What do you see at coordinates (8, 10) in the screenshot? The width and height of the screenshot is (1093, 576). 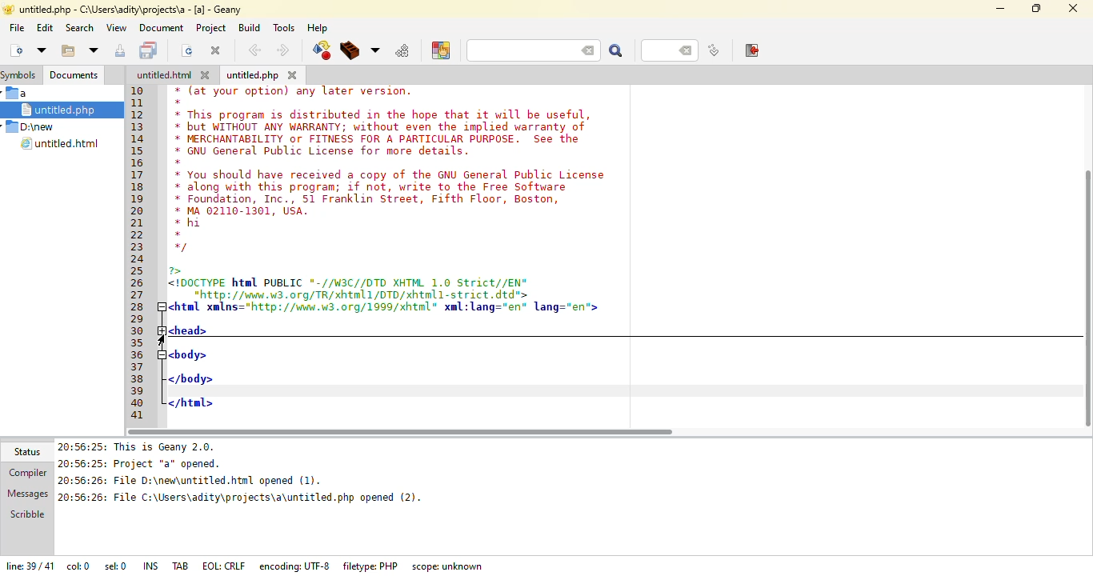 I see `app logo` at bounding box center [8, 10].